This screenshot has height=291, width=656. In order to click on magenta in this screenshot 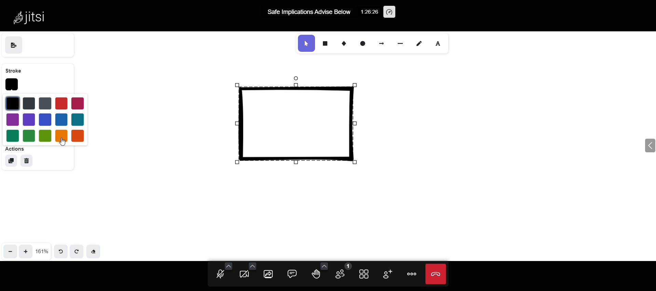, I will do `click(78, 104)`.